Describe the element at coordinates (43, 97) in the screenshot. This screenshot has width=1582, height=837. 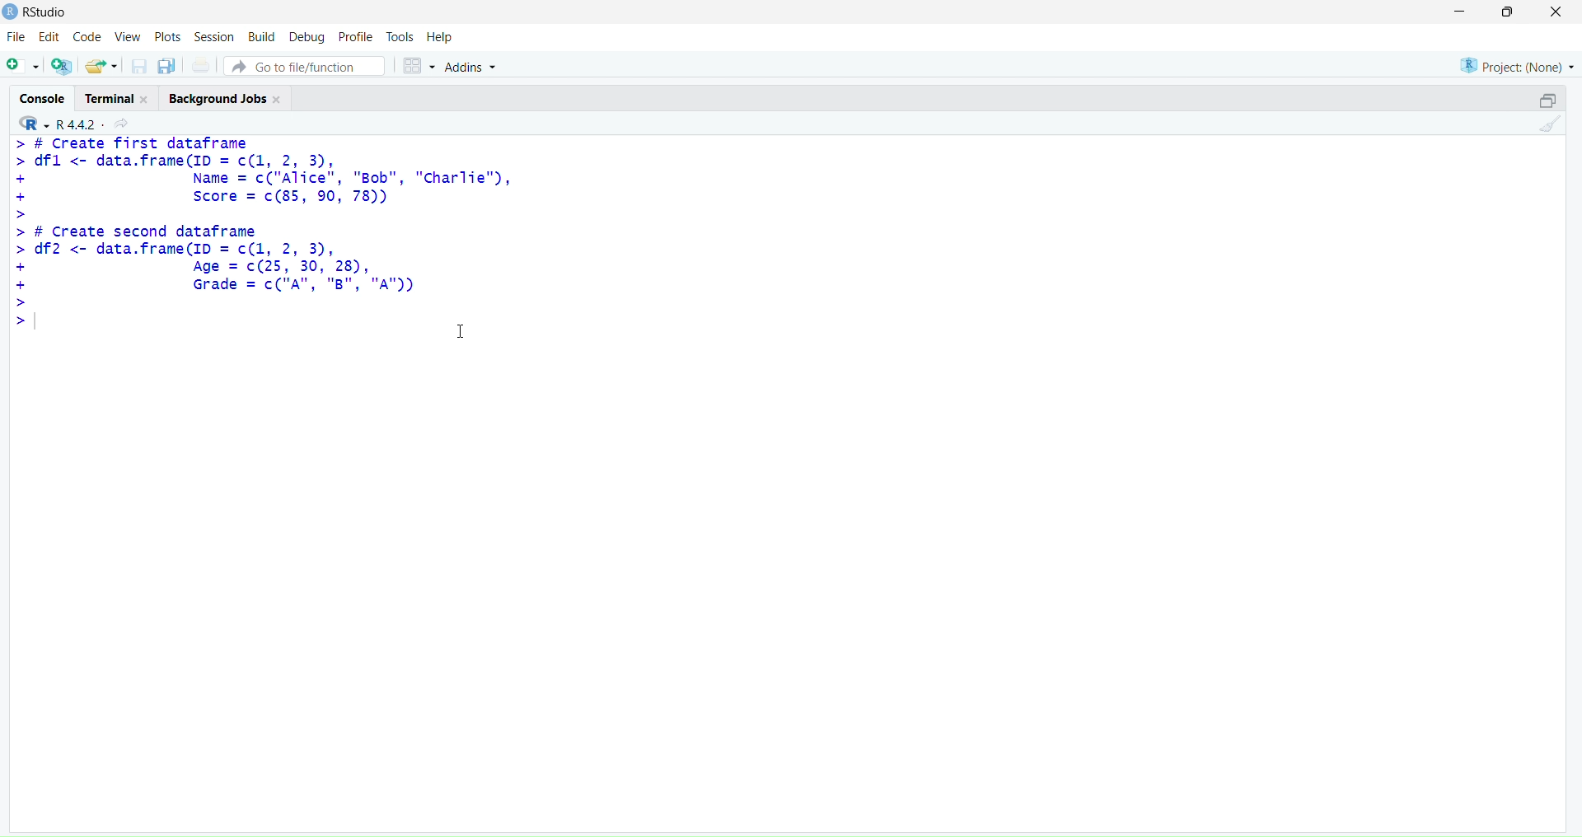
I see `Console` at that location.